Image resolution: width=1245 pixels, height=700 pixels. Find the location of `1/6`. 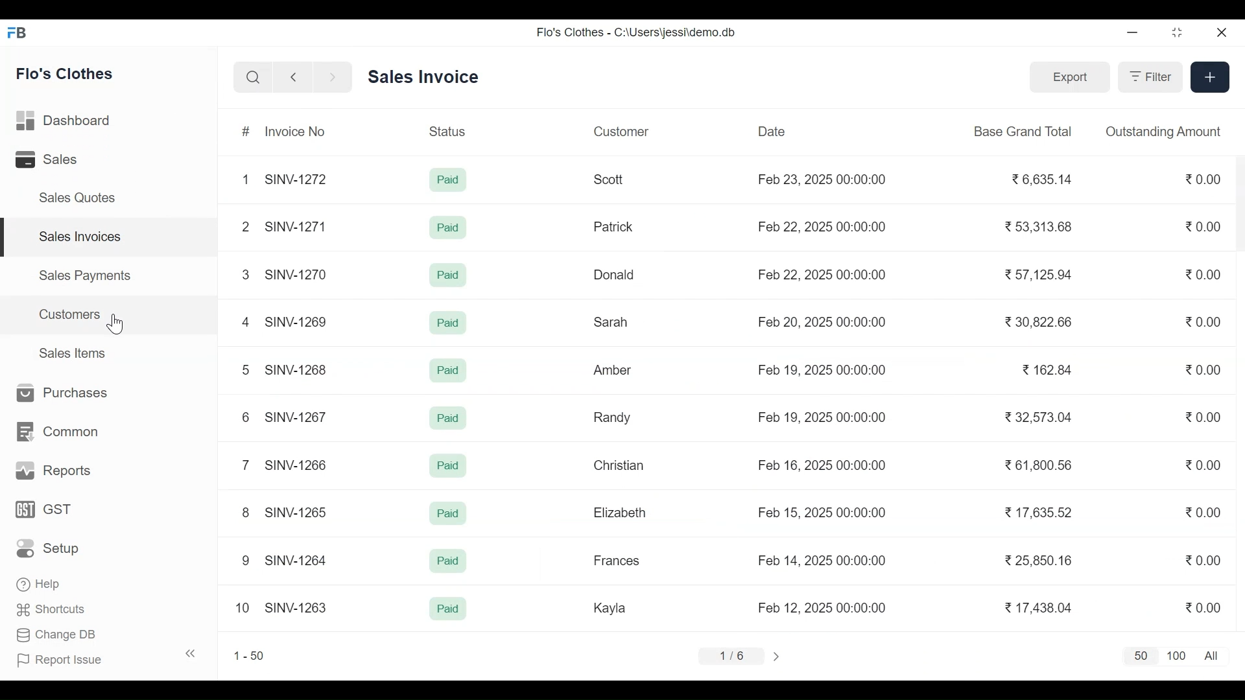

1/6 is located at coordinates (736, 655).